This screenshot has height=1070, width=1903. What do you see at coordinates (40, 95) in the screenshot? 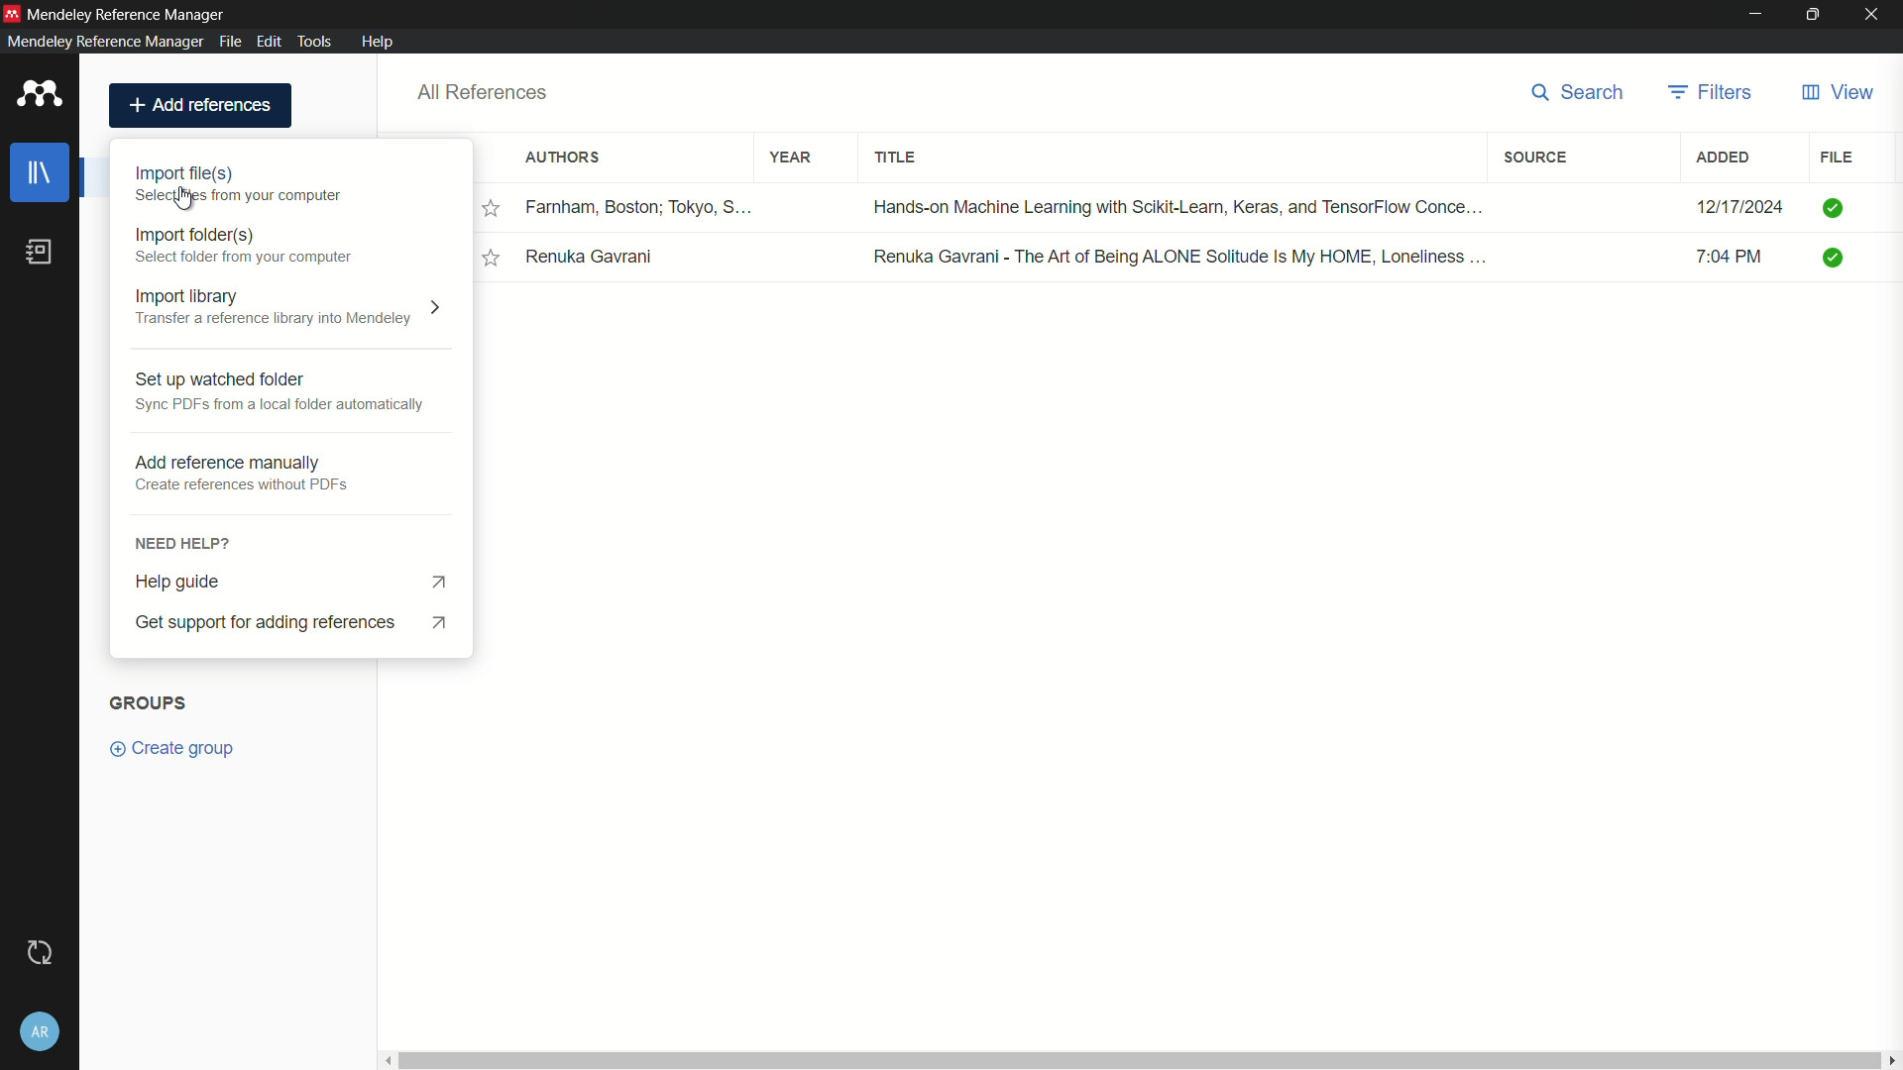
I see `app icon` at bounding box center [40, 95].